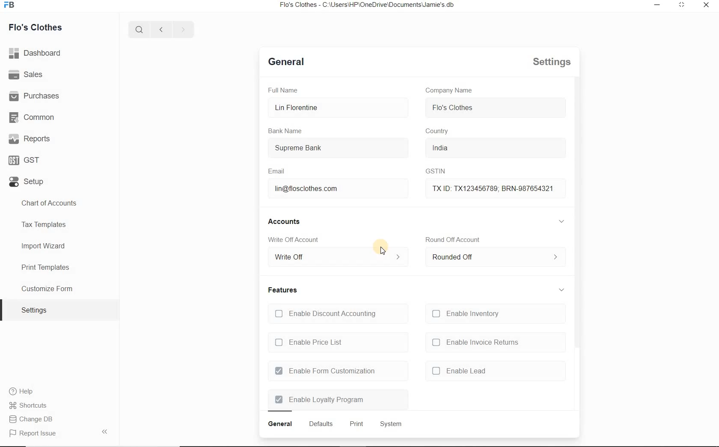  I want to click on Company Name, so click(449, 90).